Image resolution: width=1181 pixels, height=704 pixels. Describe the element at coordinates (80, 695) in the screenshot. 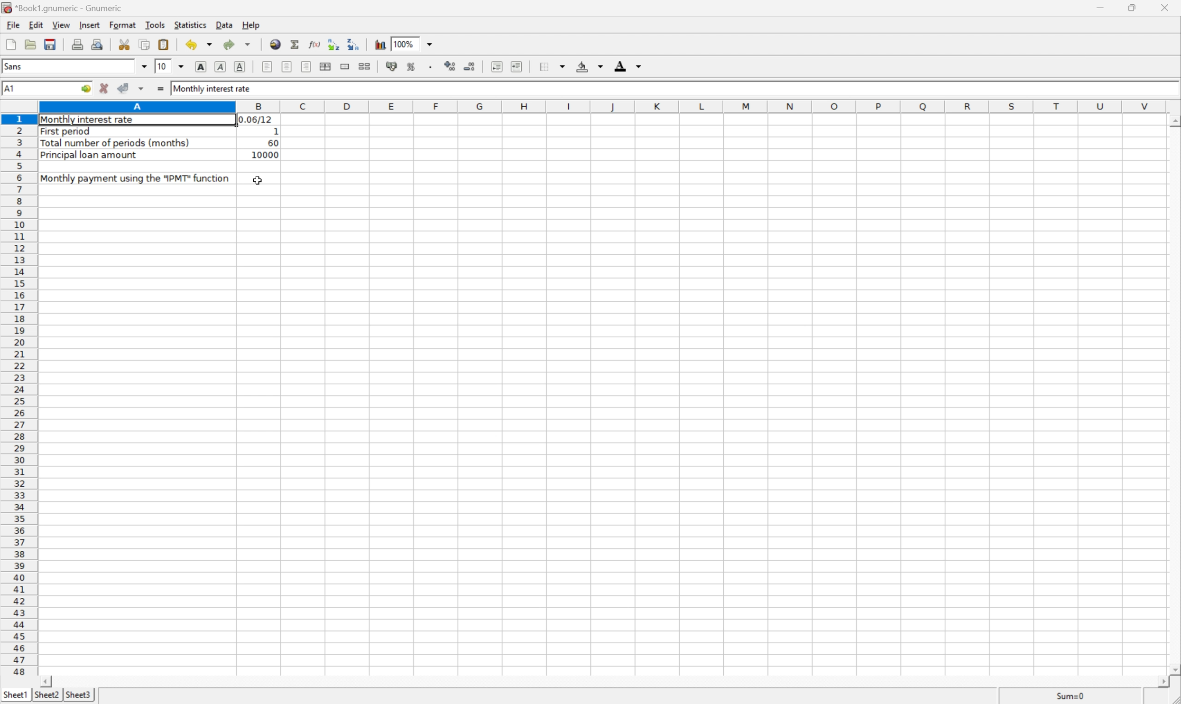

I see `Sheet3` at that location.